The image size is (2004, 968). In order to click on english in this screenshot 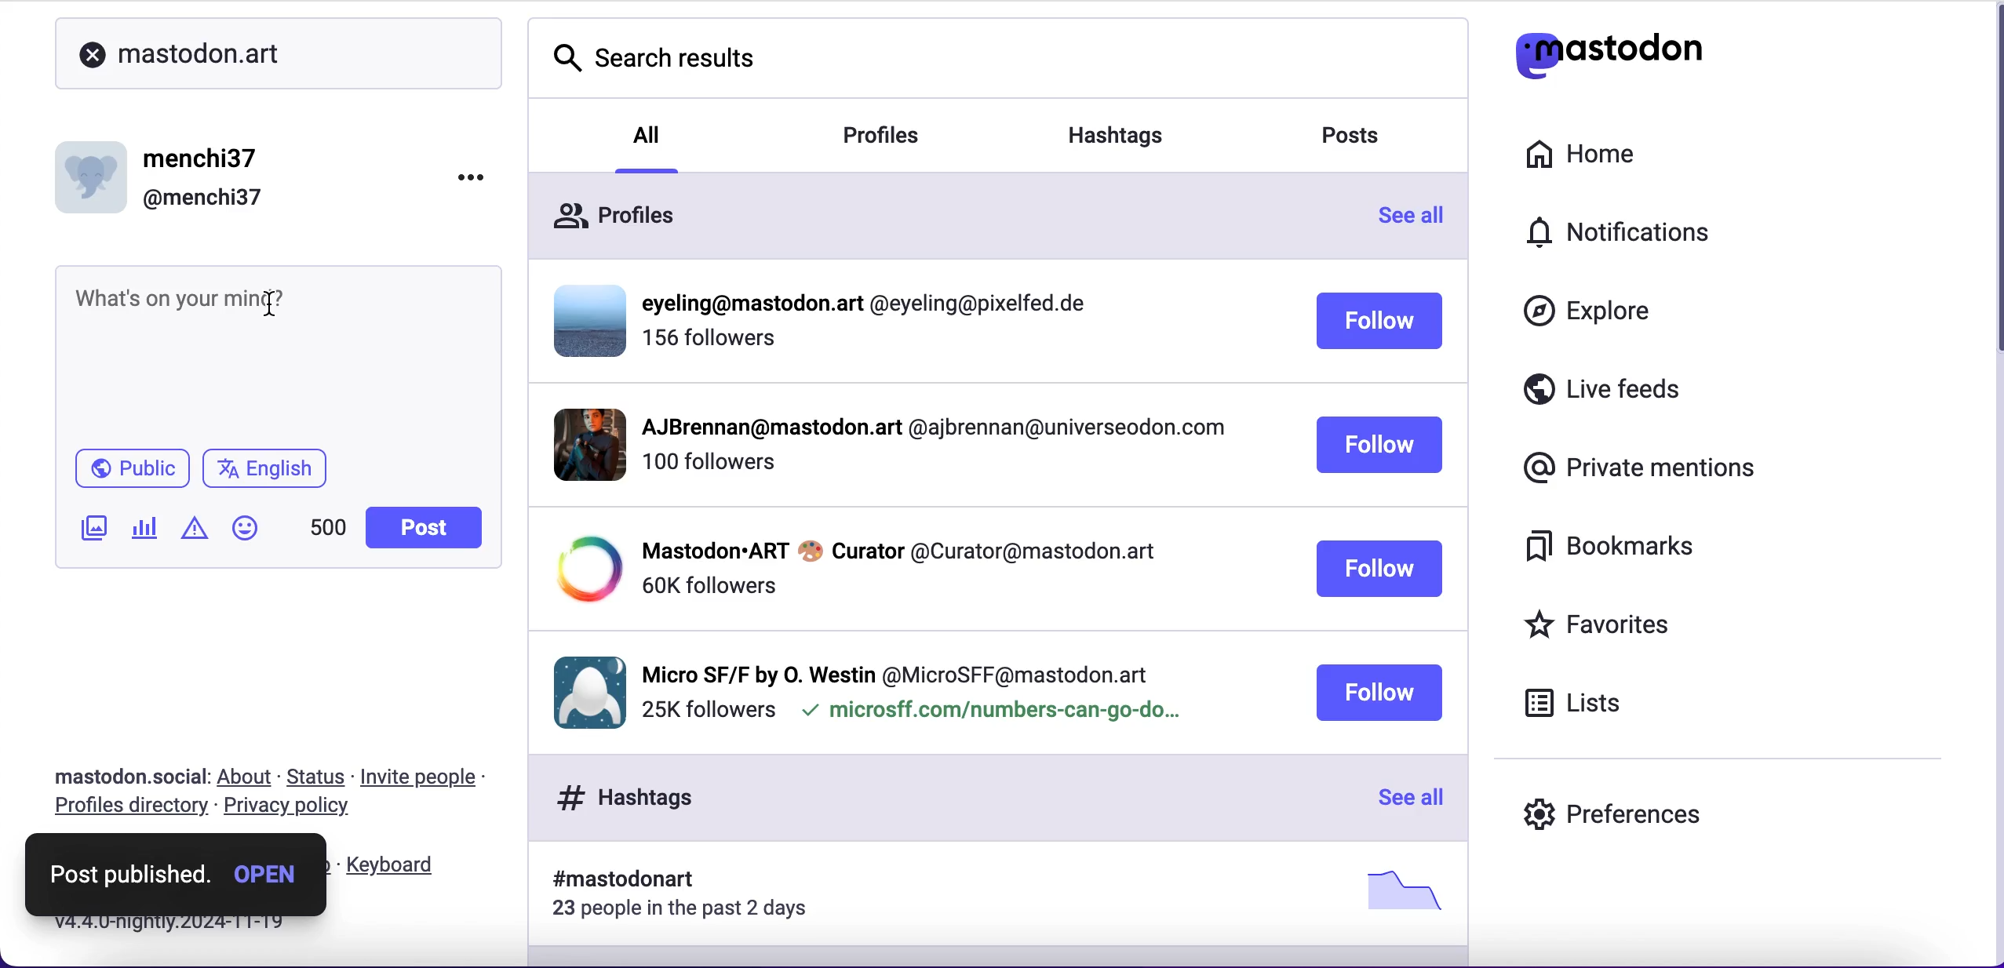, I will do `click(267, 471)`.